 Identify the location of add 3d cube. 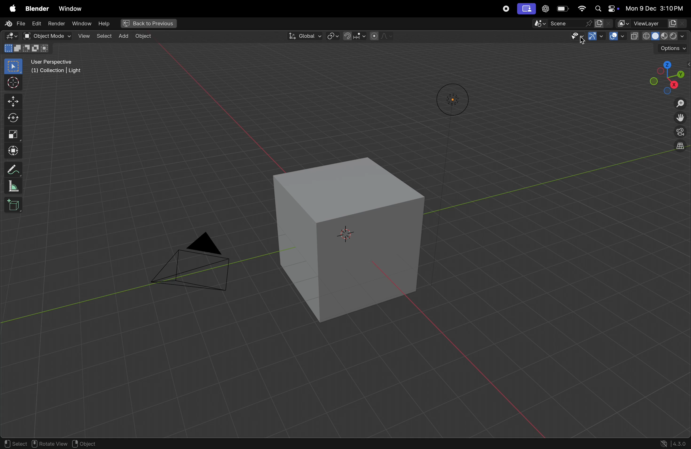
(15, 204).